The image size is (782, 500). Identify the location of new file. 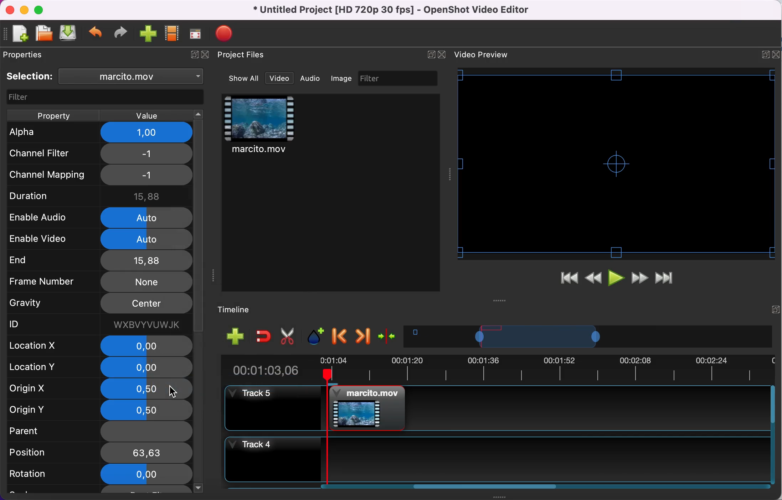
(17, 35).